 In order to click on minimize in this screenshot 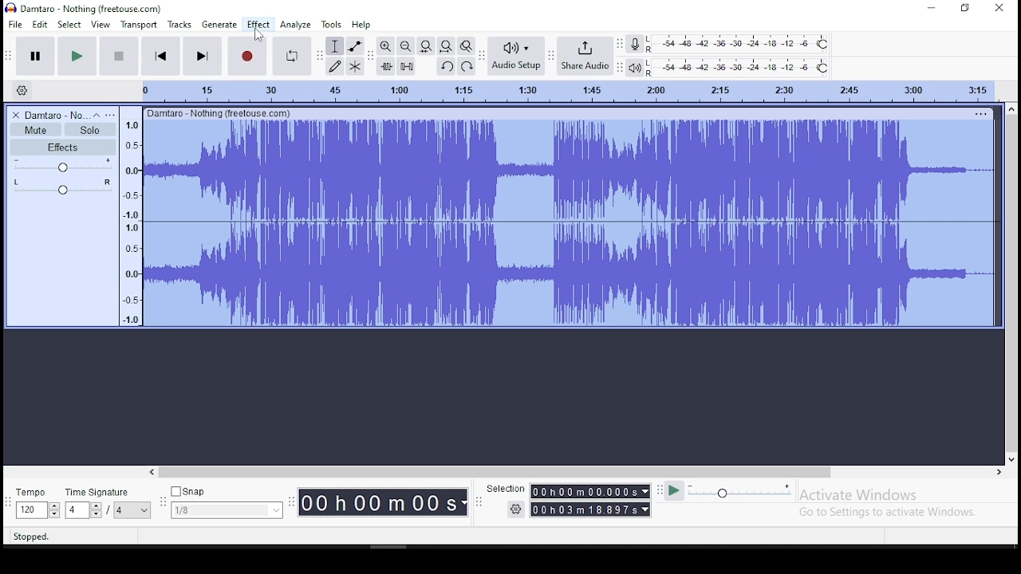, I will do `click(928, 7)`.